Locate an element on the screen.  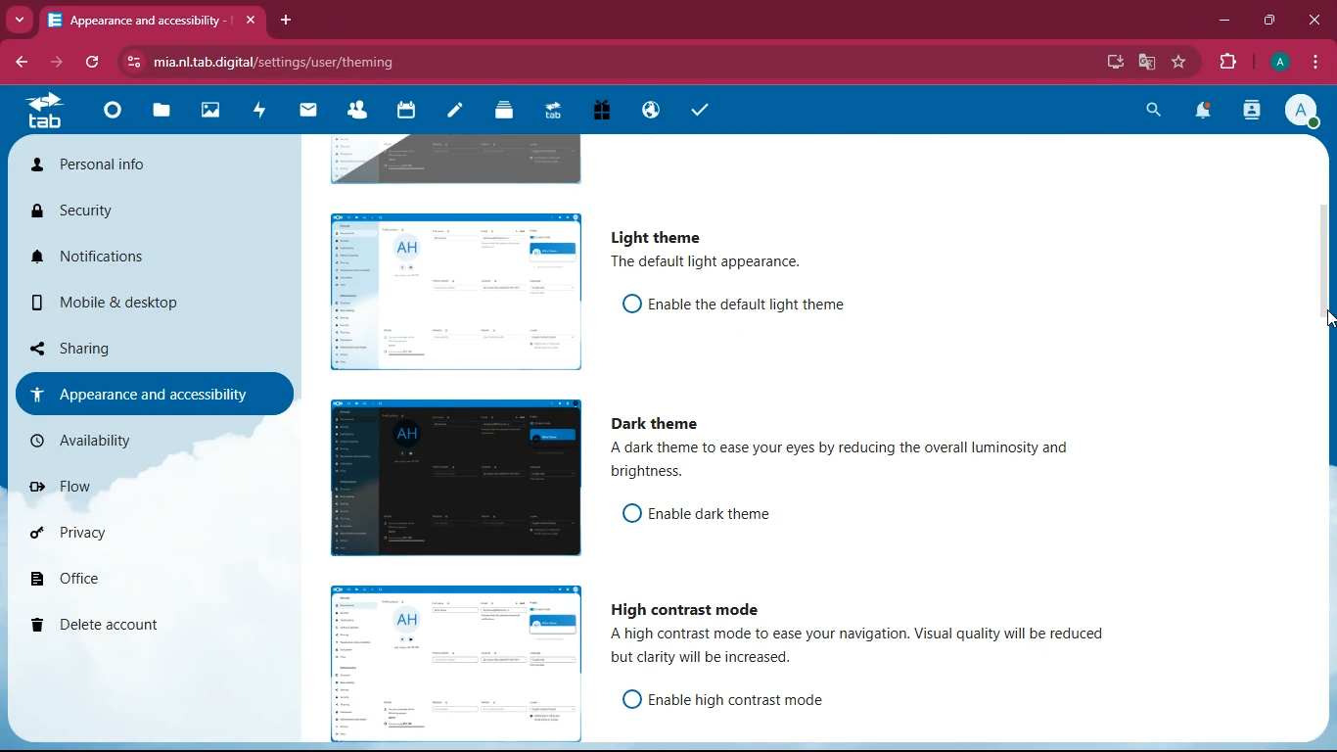
description is located at coordinates (865, 648).